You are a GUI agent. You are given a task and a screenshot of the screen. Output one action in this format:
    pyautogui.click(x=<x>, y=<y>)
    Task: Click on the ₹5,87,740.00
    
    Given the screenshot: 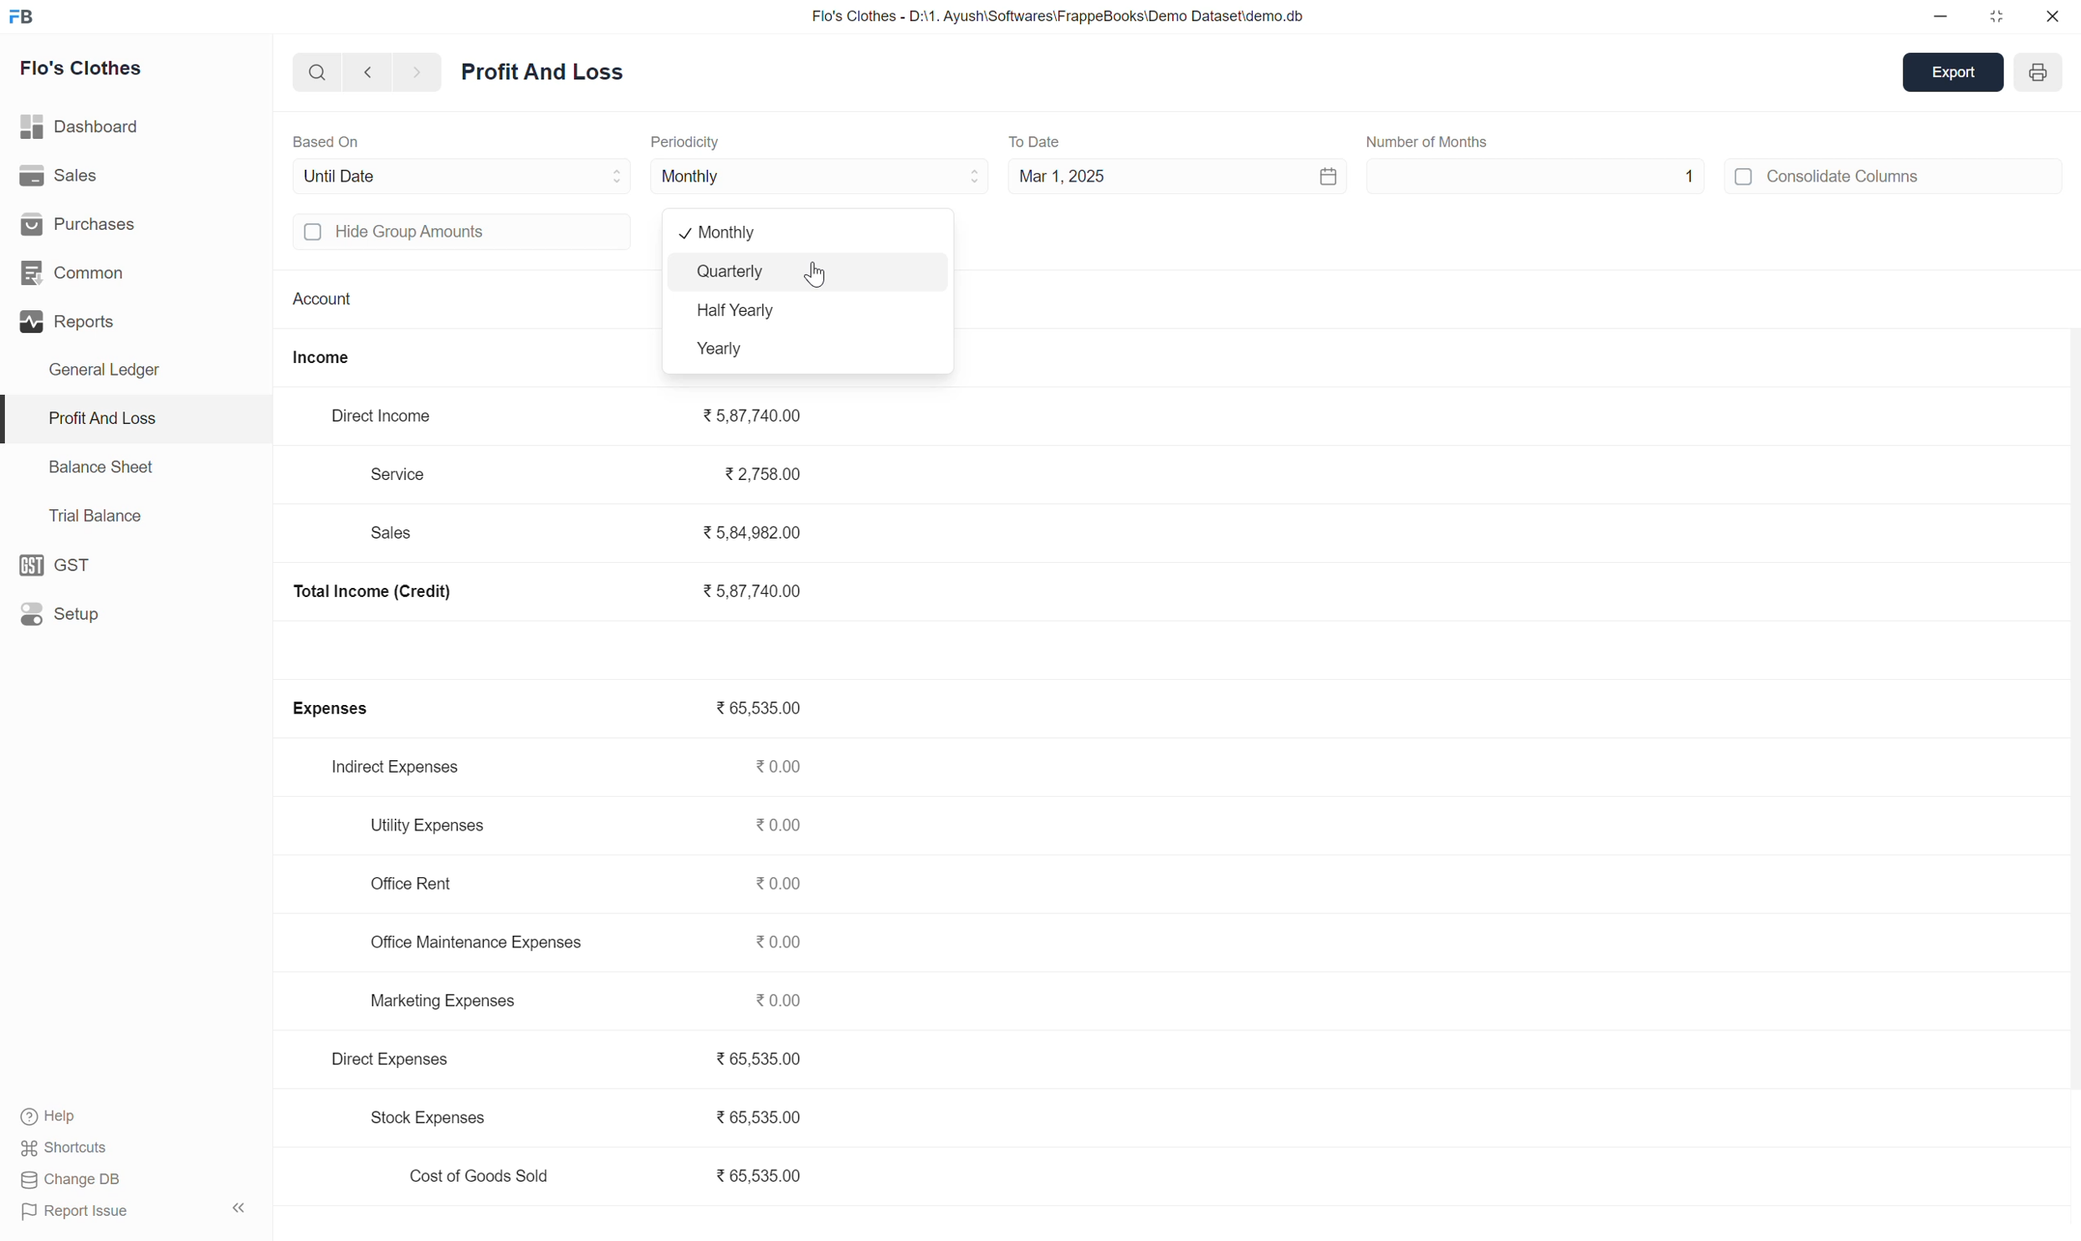 What is the action you would take?
    pyautogui.click(x=765, y=416)
    